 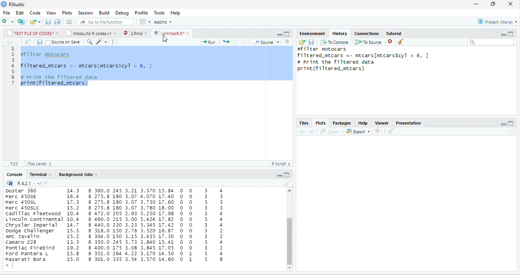 What do you see at coordinates (311, 132) in the screenshot?
I see `forward` at bounding box center [311, 132].